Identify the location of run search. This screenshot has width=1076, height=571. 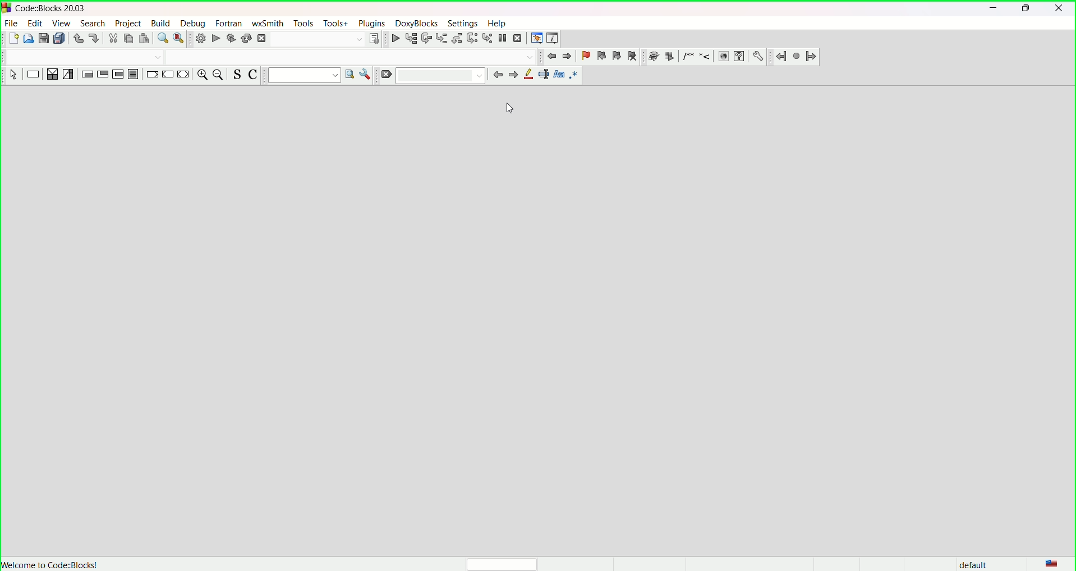
(350, 75).